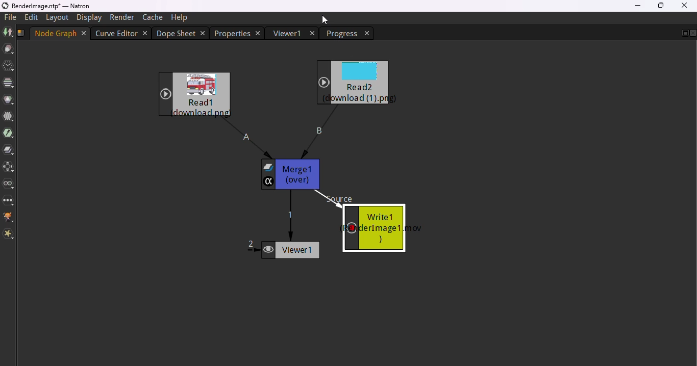 This screenshot has height=366, width=697. Describe the element at coordinates (317, 133) in the screenshot. I see `connector B` at that location.